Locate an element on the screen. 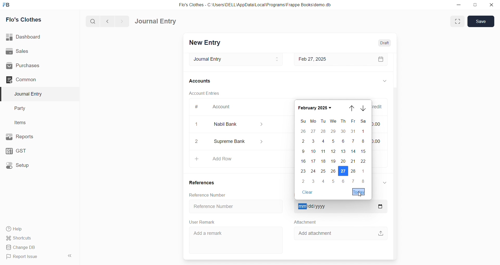 This screenshot has height=265, width=500. 4 is located at coordinates (323, 142).